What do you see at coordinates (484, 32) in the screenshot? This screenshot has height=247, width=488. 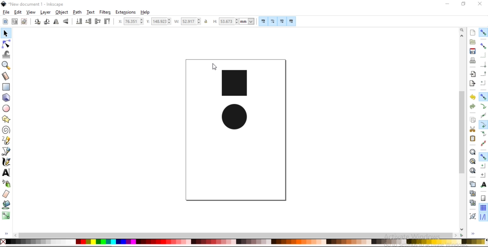 I see `enable snapping` at bounding box center [484, 32].